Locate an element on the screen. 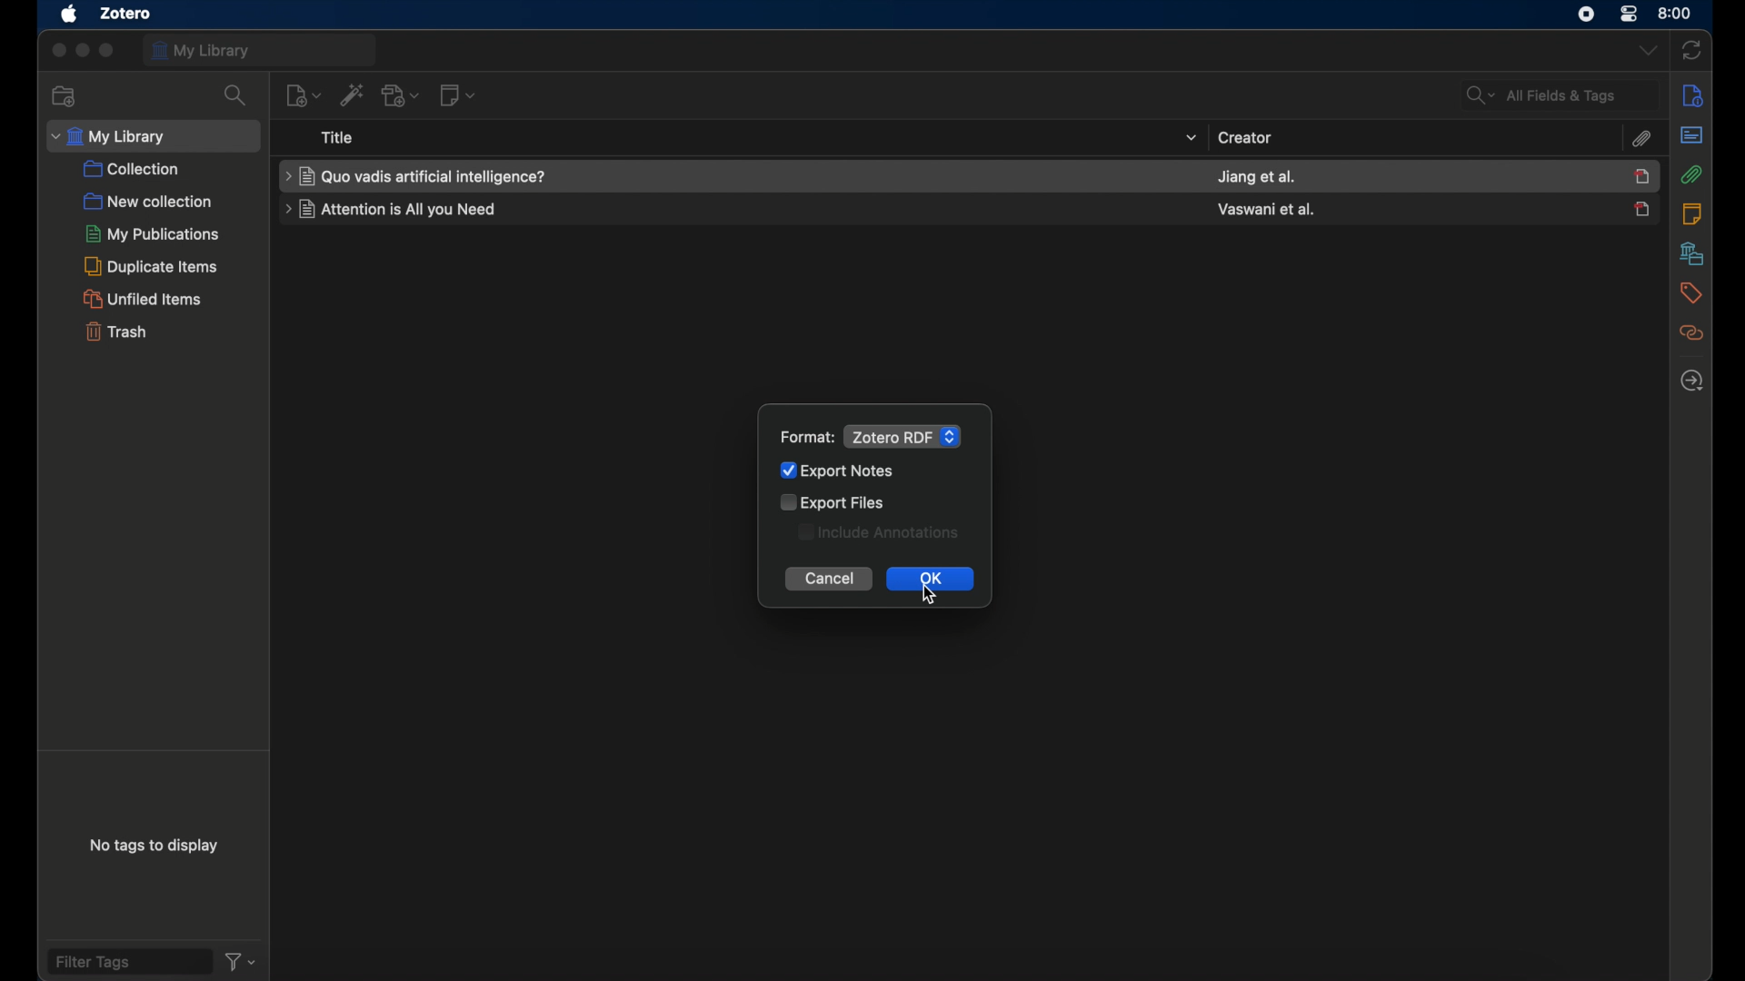  my library  is located at coordinates (261, 50).